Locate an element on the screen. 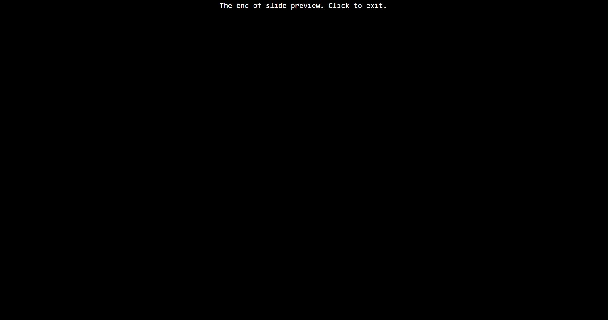 The width and height of the screenshot is (608, 320). Cursor Position is located at coordinates (15, 315).